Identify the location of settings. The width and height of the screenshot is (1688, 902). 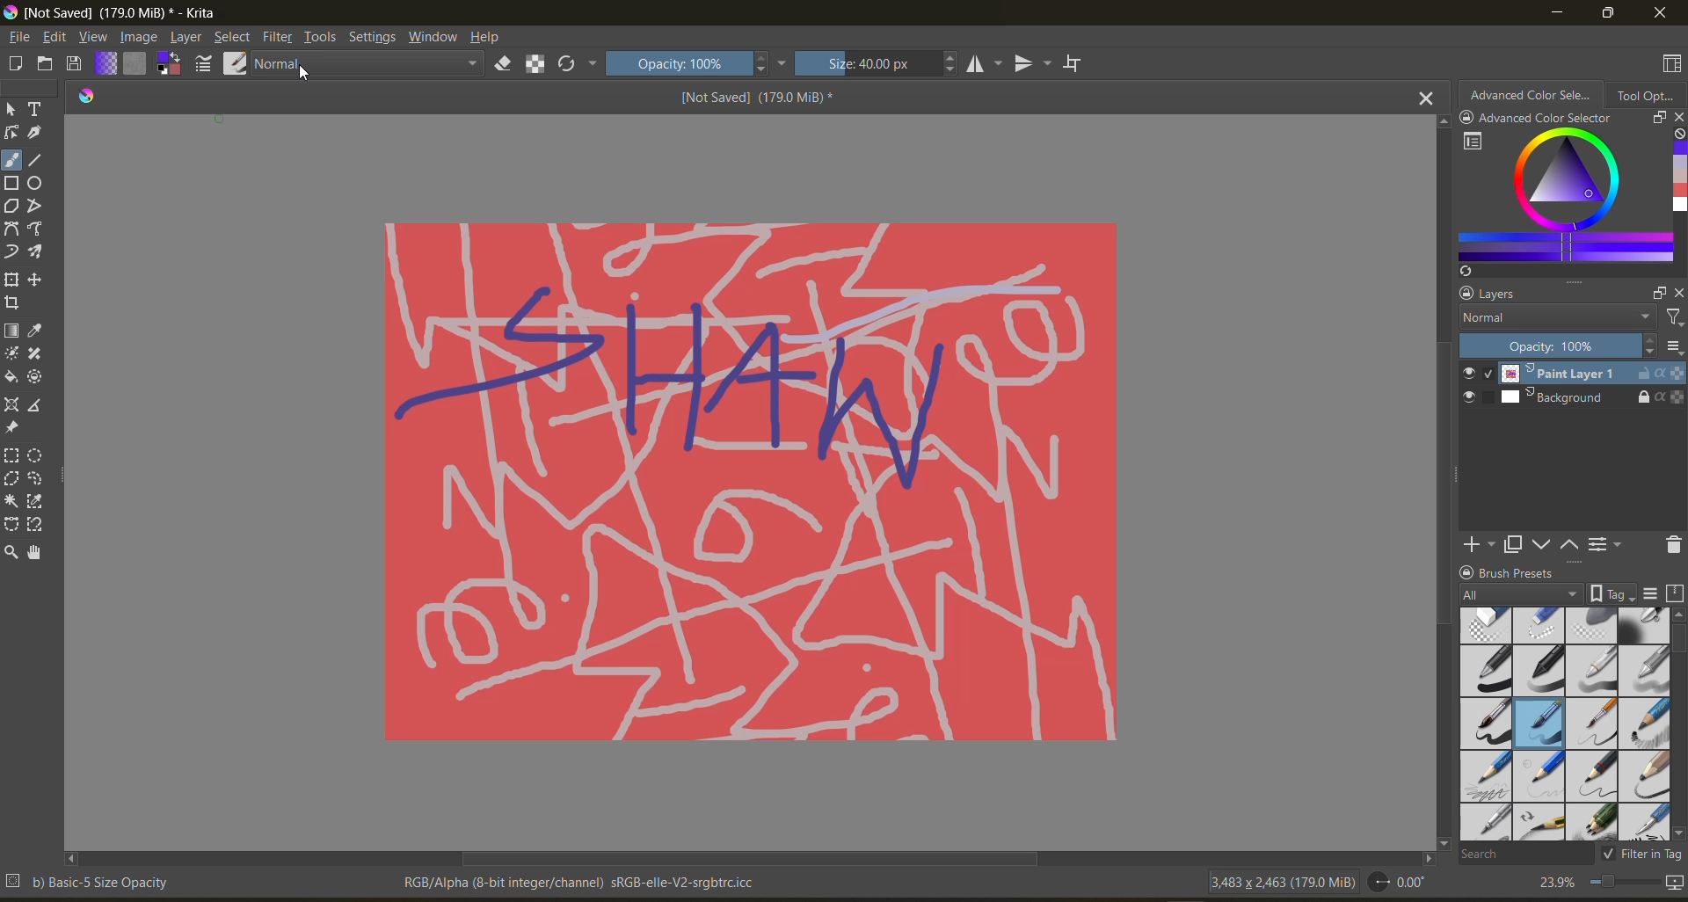
(372, 35).